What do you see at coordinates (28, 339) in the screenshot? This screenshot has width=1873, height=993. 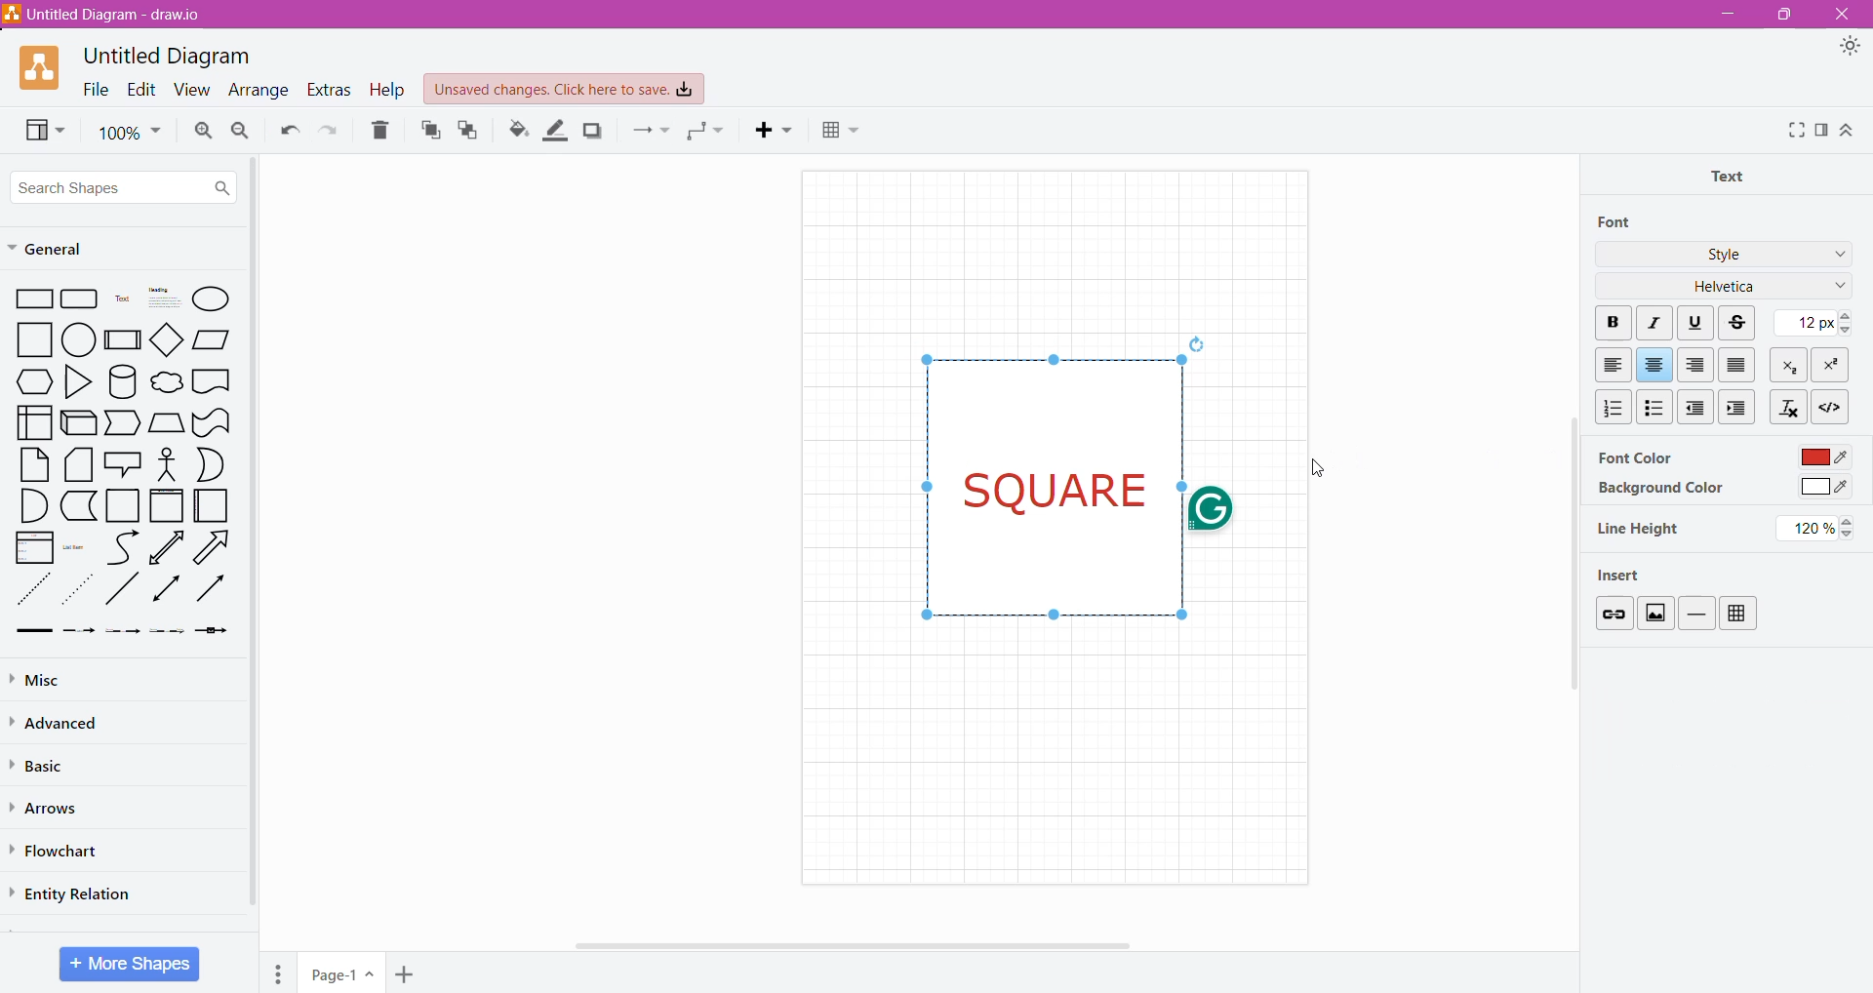 I see `square` at bounding box center [28, 339].